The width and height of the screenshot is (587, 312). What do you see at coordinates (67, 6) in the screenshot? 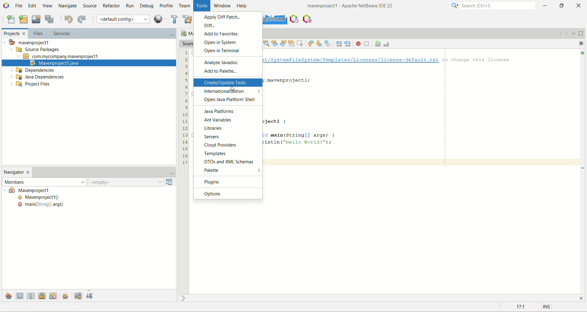
I see `navigate` at bounding box center [67, 6].